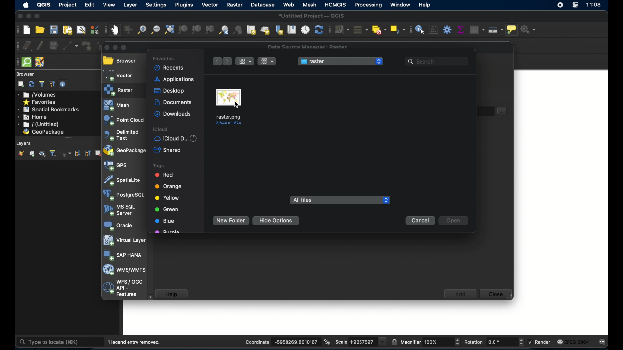 This screenshot has height=350, width=623. What do you see at coordinates (167, 209) in the screenshot?
I see `green` at bounding box center [167, 209].